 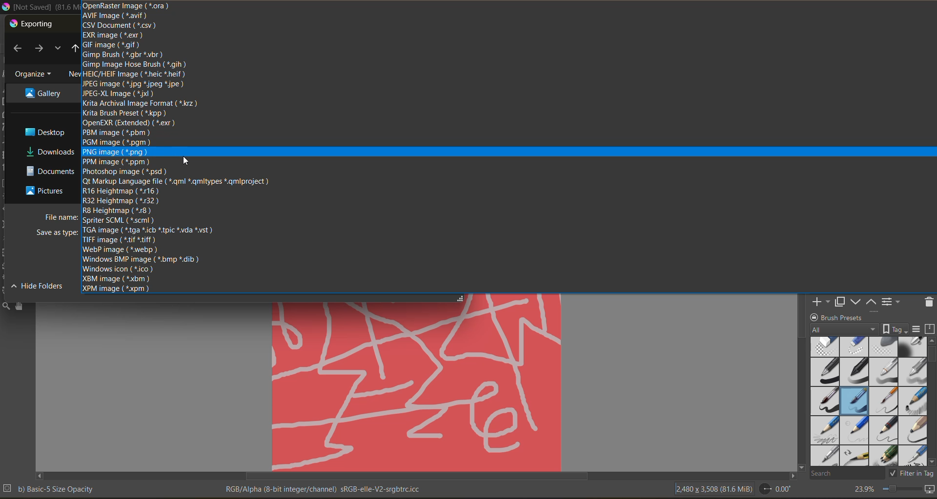 I want to click on brush presets, so click(x=866, y=402).